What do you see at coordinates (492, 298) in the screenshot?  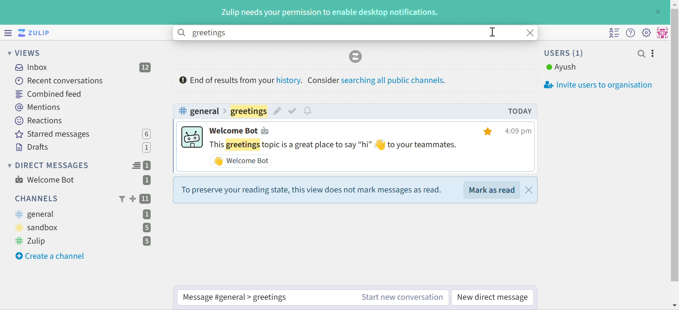 I see `New direct message` at bounding box center [492, 298].